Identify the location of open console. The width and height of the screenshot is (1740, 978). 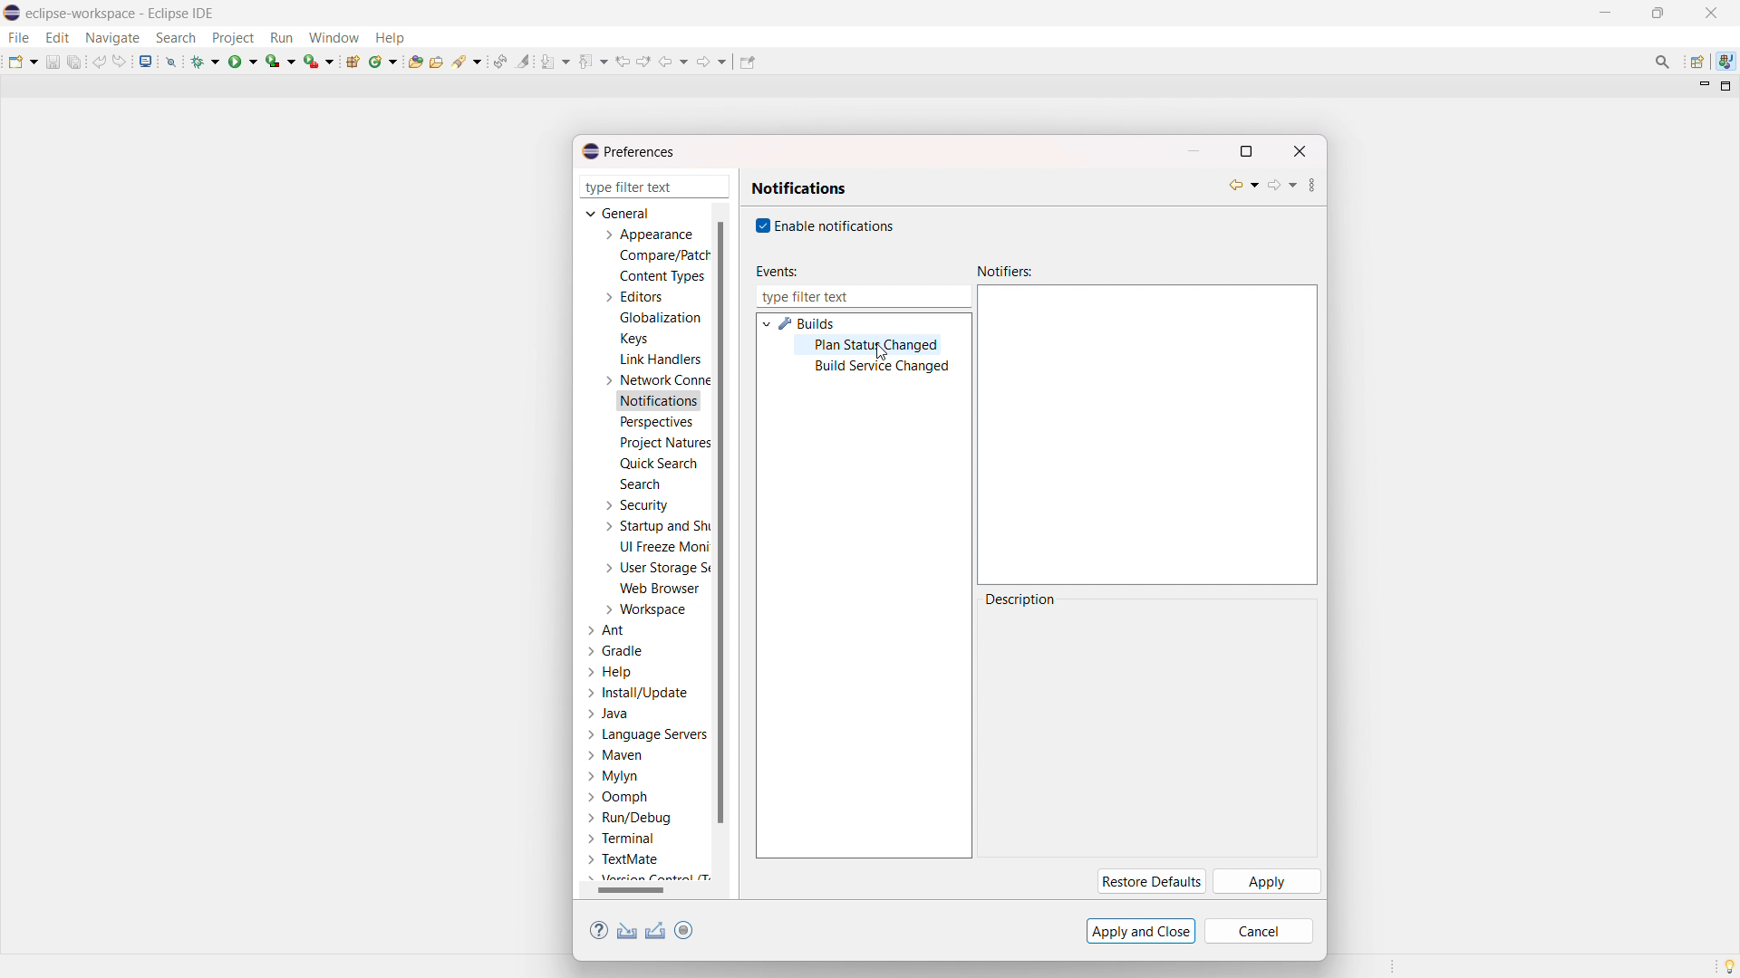
(145, 62).